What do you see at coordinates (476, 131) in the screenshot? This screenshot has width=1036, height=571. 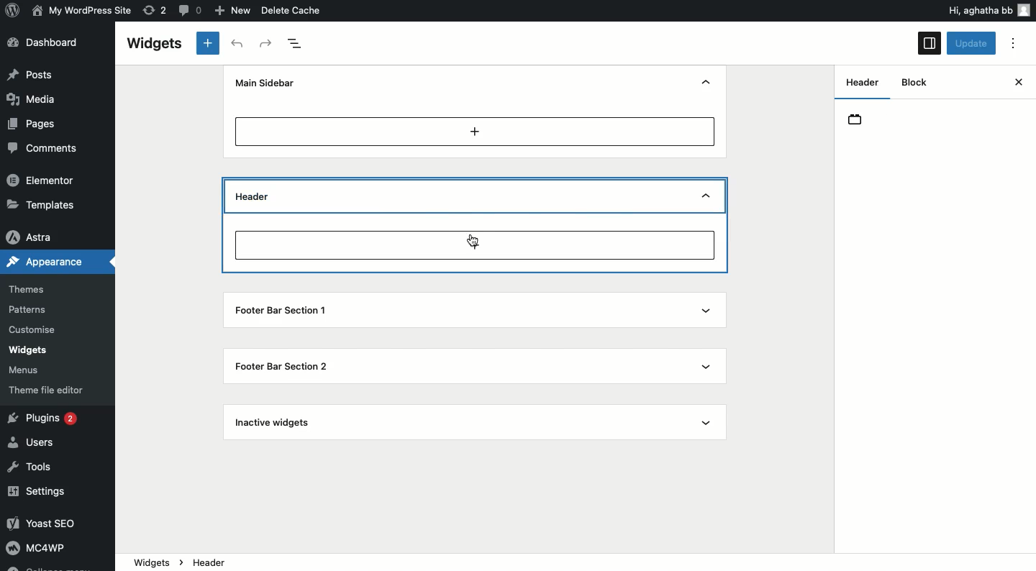 I see `Add` at bounding box center [476, 131].